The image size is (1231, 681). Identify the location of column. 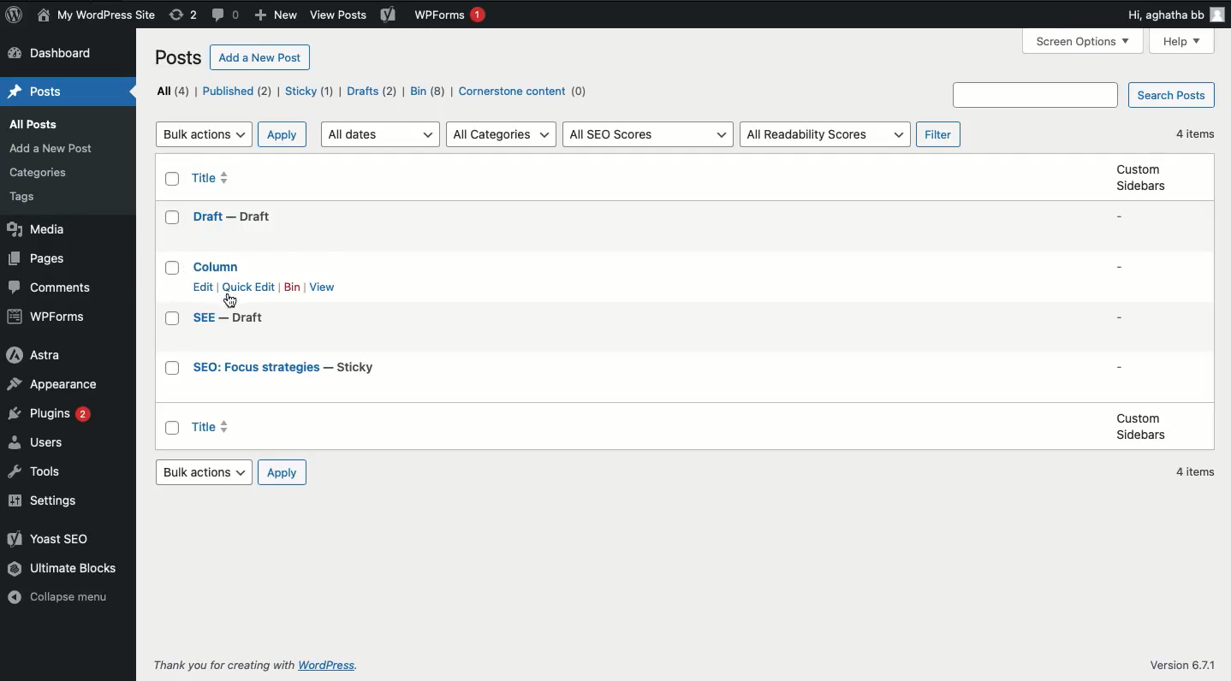
(218, 265).